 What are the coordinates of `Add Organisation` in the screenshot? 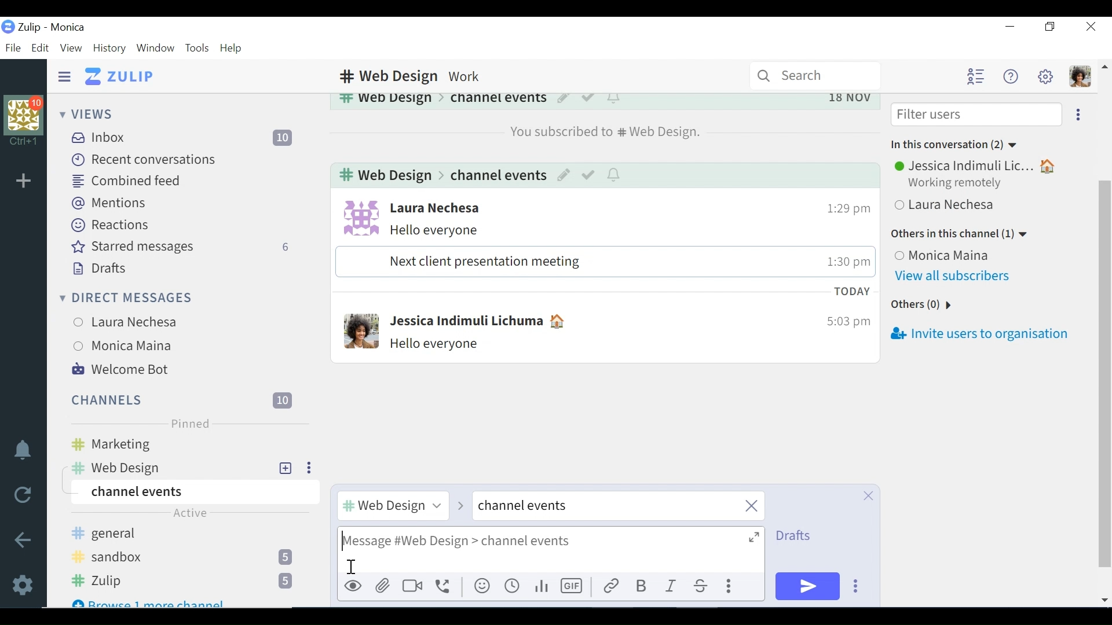 It's located at (24, 180).